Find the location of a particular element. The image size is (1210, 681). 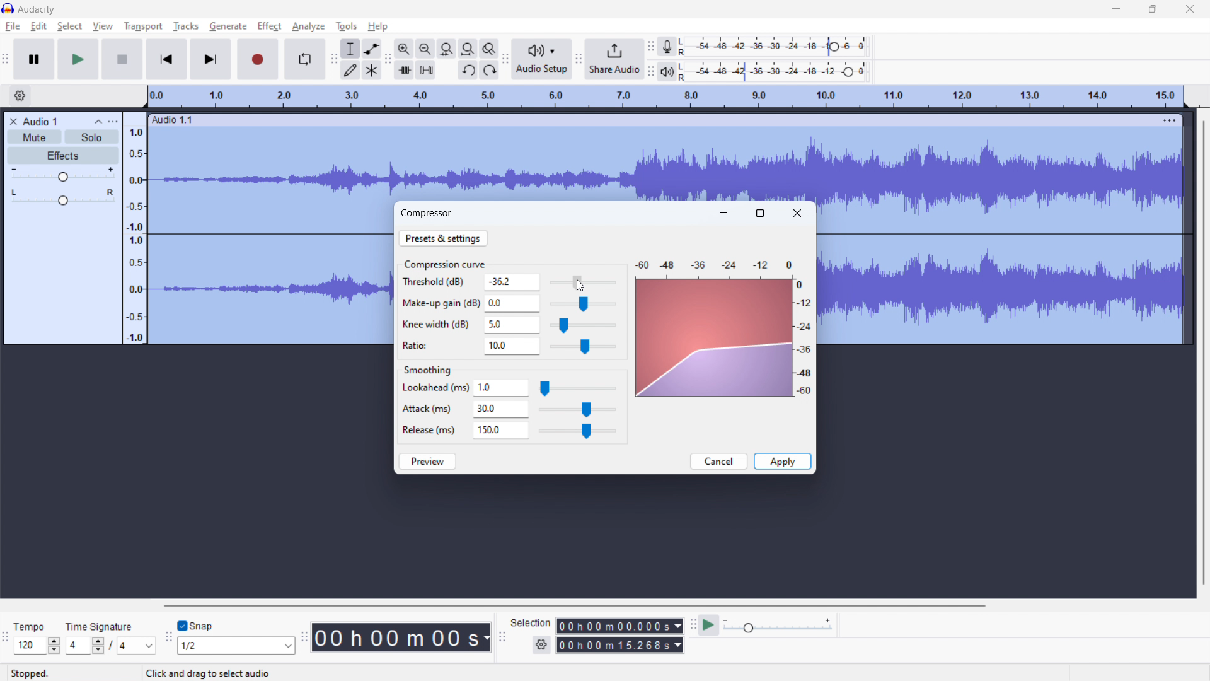

minimize is located at coordinates (1115, 9).